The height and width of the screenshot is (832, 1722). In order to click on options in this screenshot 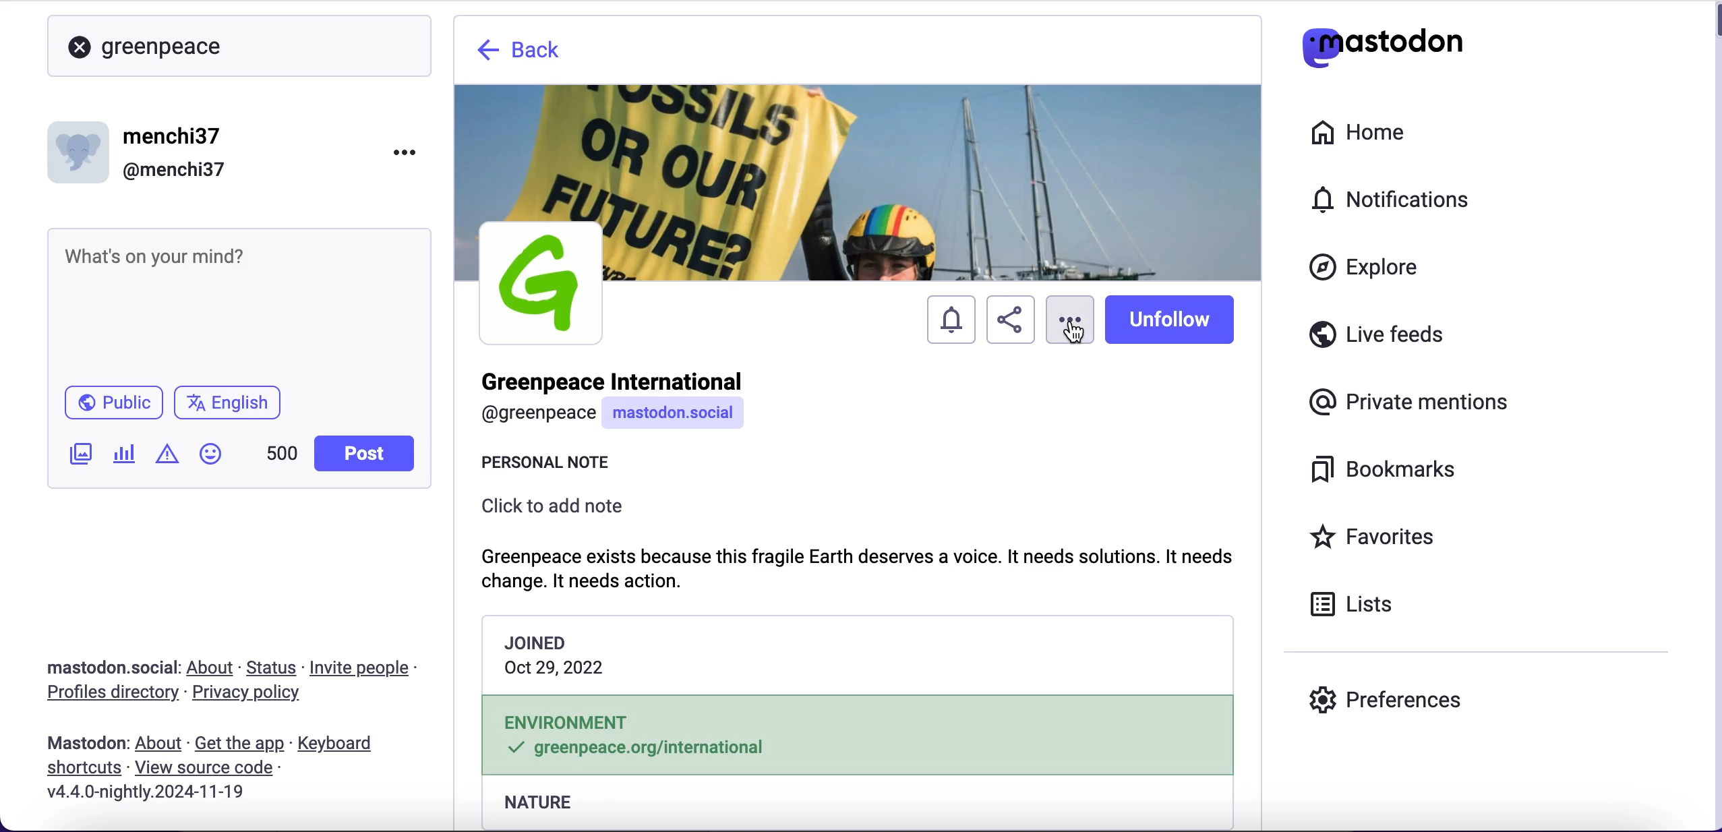, I will do `click(1069, 308)`.